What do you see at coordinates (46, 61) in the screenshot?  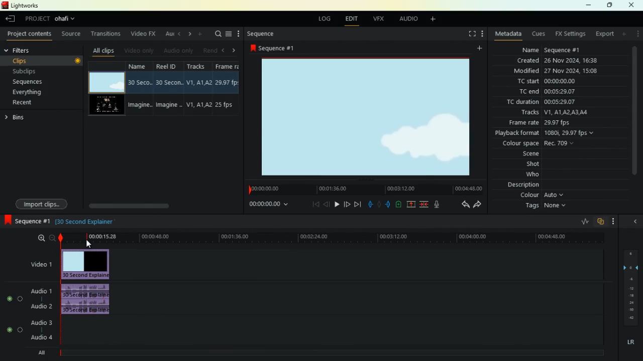 I see `clips` at bounding box center [46, 61].